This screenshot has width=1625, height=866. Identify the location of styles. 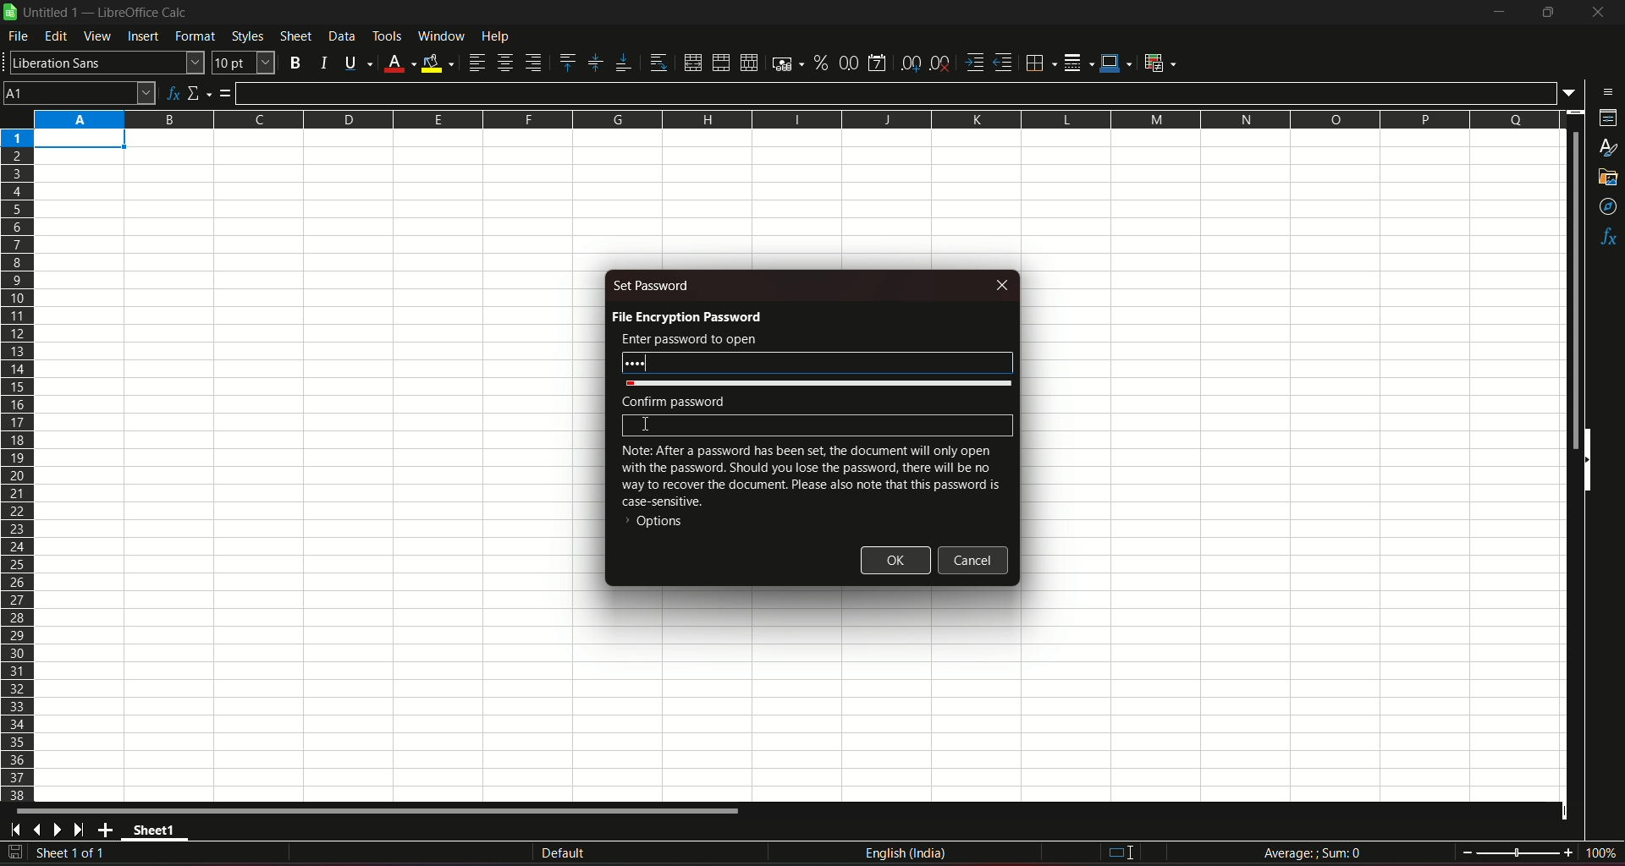
(1608, 149).